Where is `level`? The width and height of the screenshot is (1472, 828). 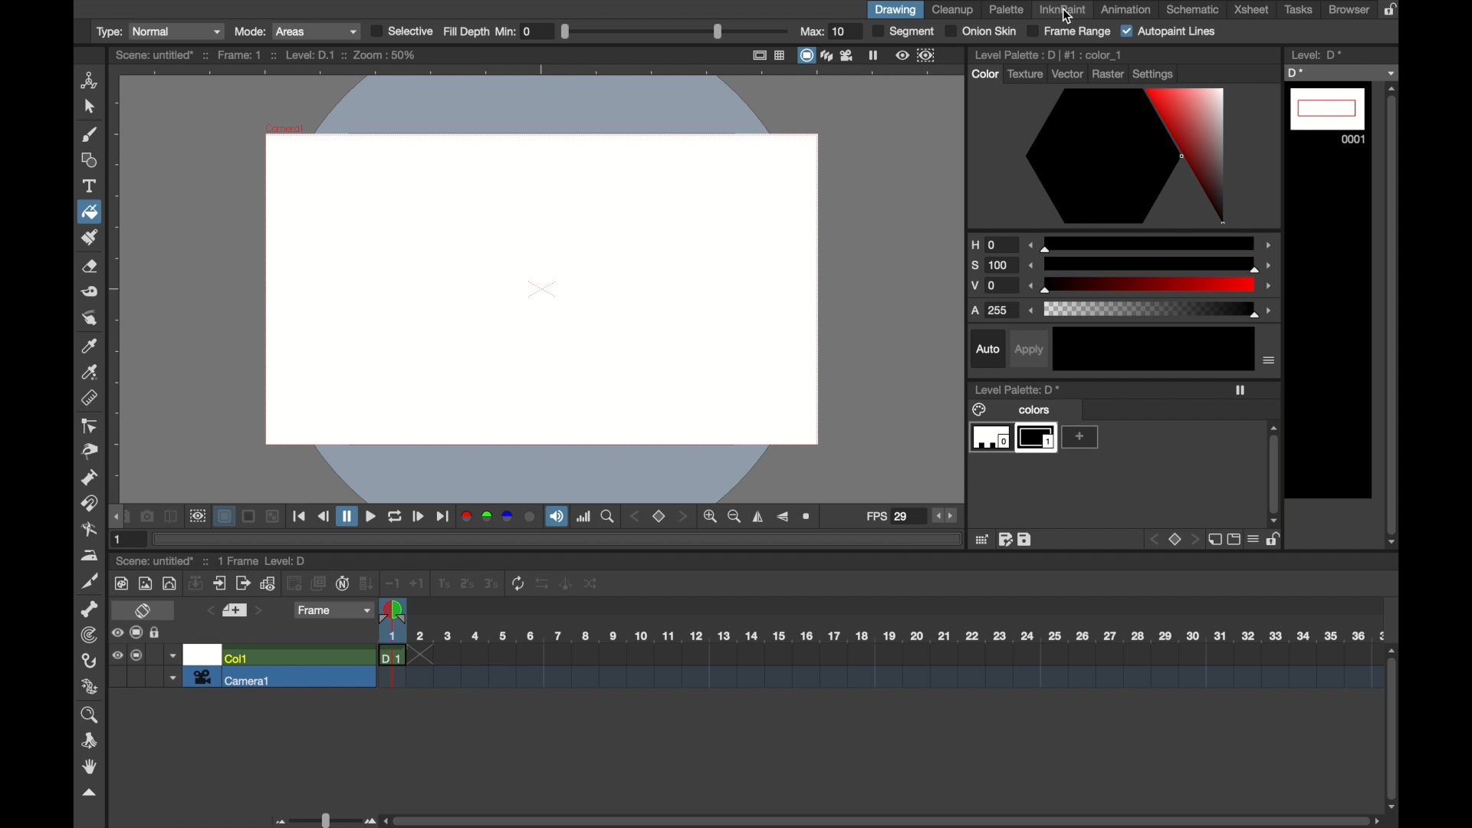
level is located at coordinates (1328, 116).